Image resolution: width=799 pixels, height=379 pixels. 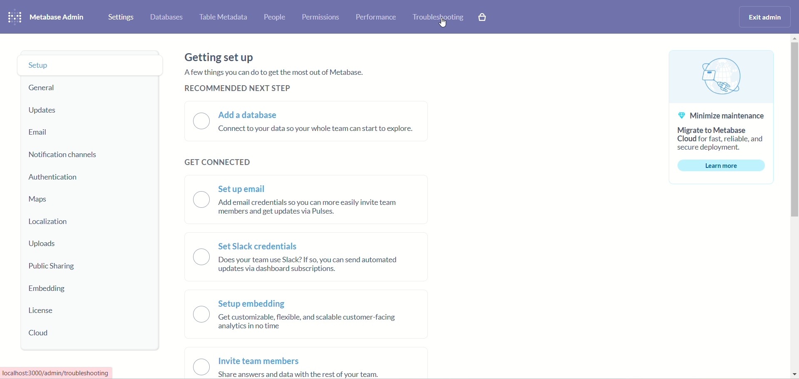 I want to click on maps, so click(x=38, y=201).